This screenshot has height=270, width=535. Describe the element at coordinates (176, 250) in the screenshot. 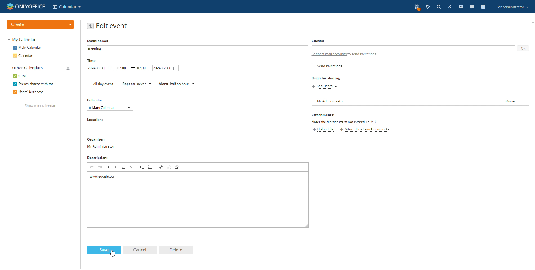

I see `delete` at that location.